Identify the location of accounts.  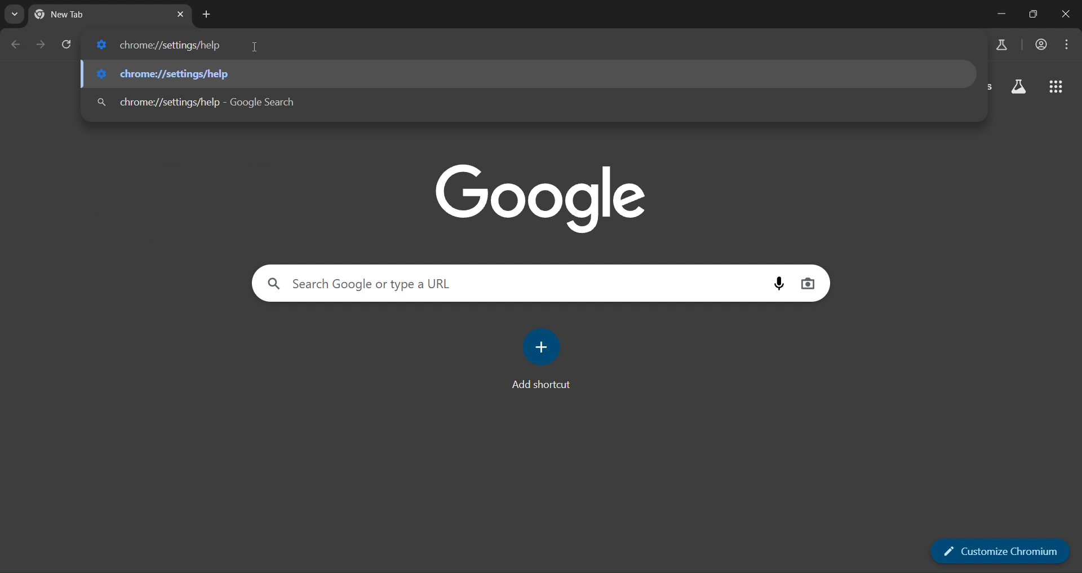
(1041, 43).